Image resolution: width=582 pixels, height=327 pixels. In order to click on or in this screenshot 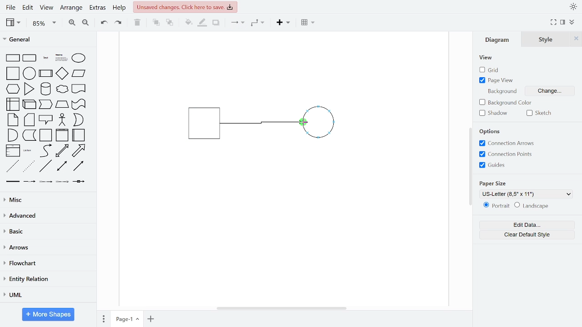, I will do `click(78, 120)`.